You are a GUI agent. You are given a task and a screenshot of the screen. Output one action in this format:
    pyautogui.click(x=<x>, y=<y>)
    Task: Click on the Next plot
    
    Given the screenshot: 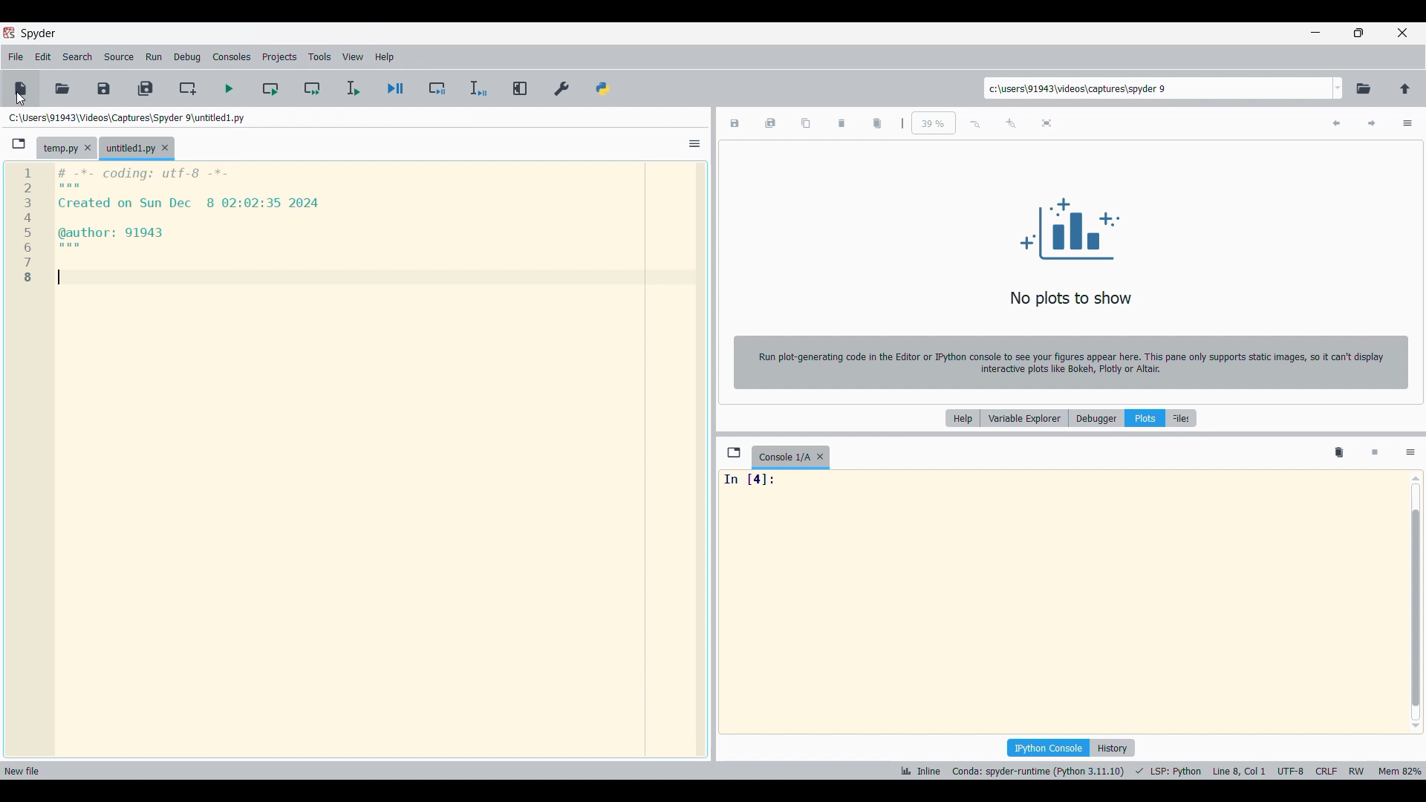 What is the action you would take?
    pyautogui.click(x=1372, y=123)
    